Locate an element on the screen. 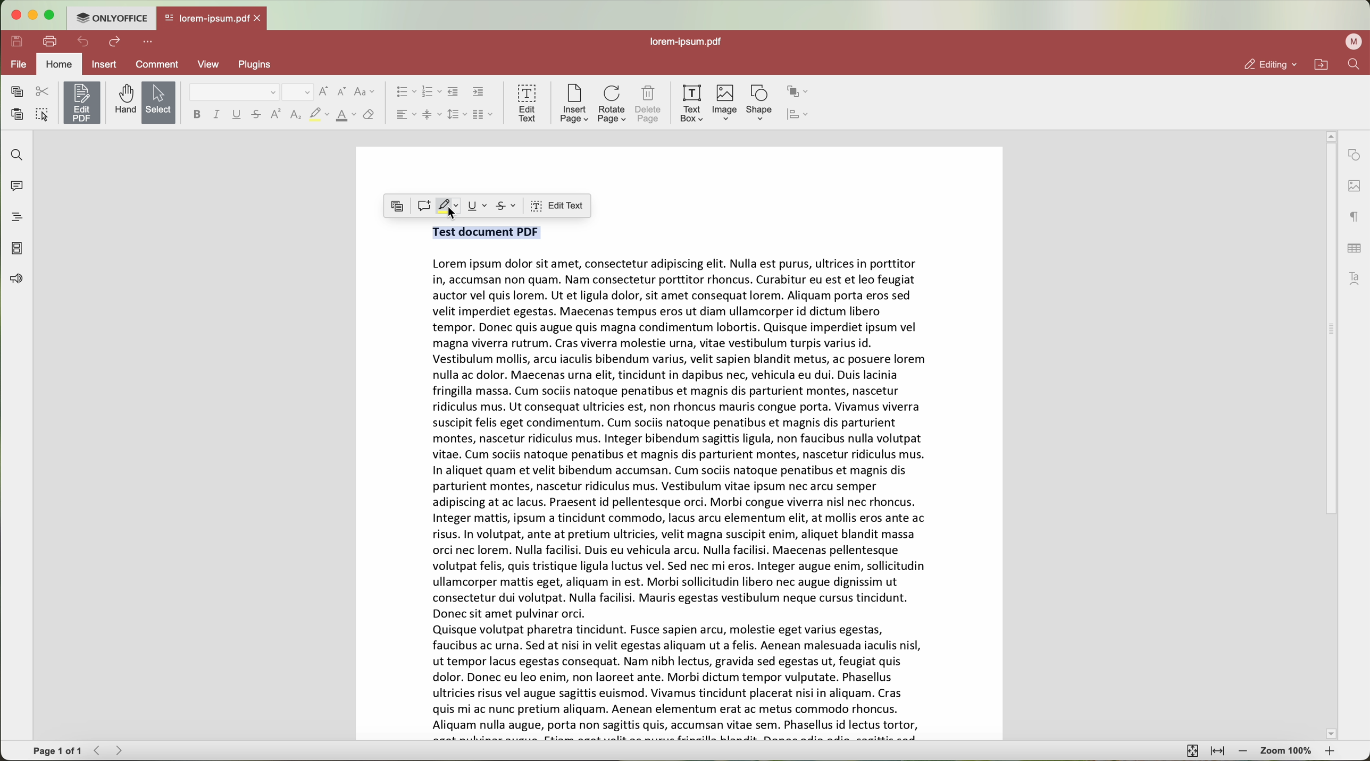 This screenshot has height=761, width=1370. print is located at coordinates (51, 41).